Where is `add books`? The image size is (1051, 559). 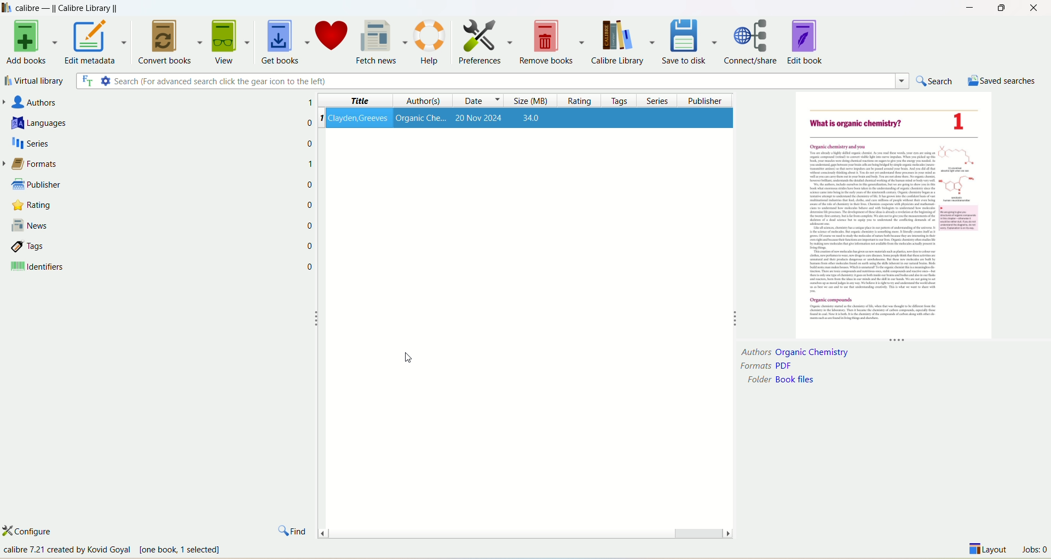 add books is located at coordinates (29, 44).